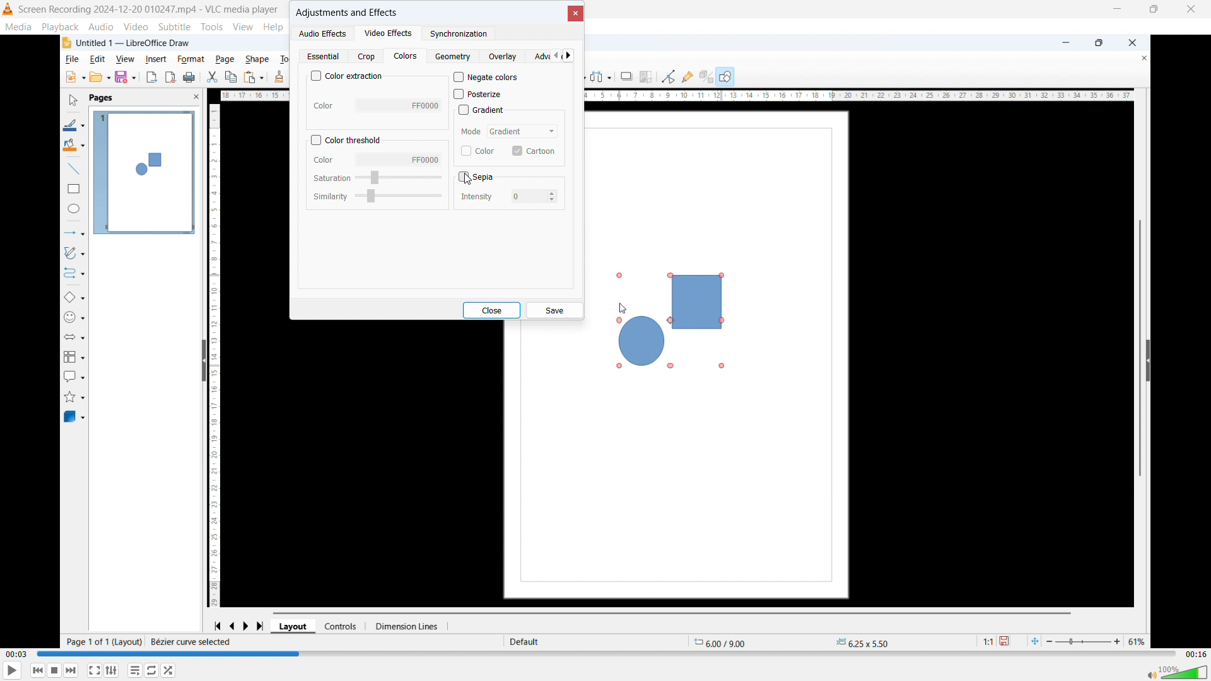  I want to click on Colours , so click(406, 55).